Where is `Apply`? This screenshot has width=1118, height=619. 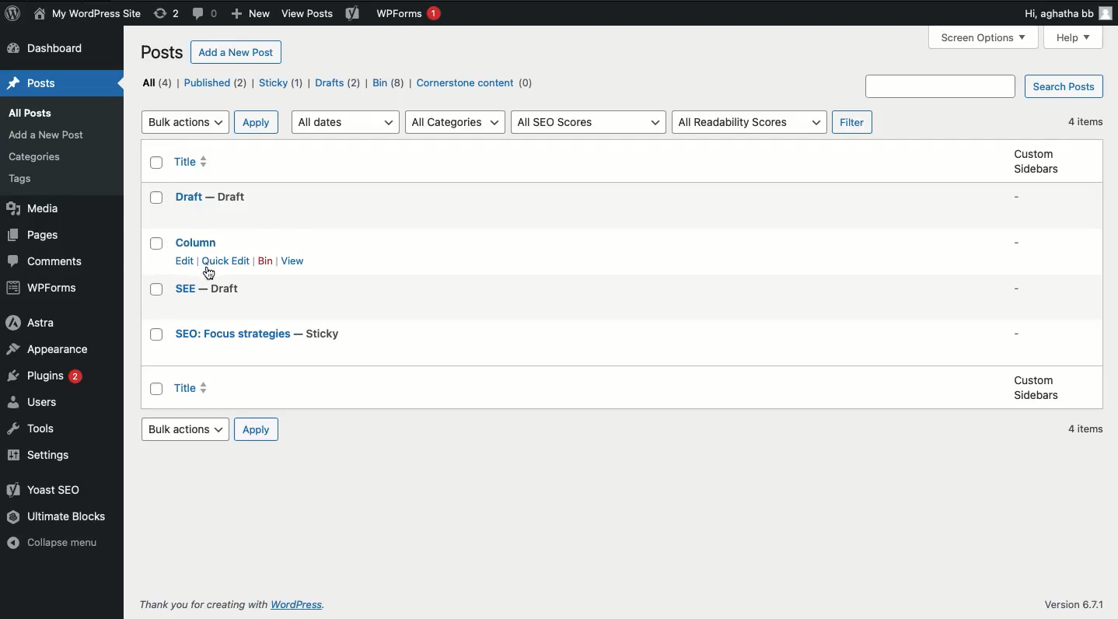 Apply is located at coordinates (258, 121).